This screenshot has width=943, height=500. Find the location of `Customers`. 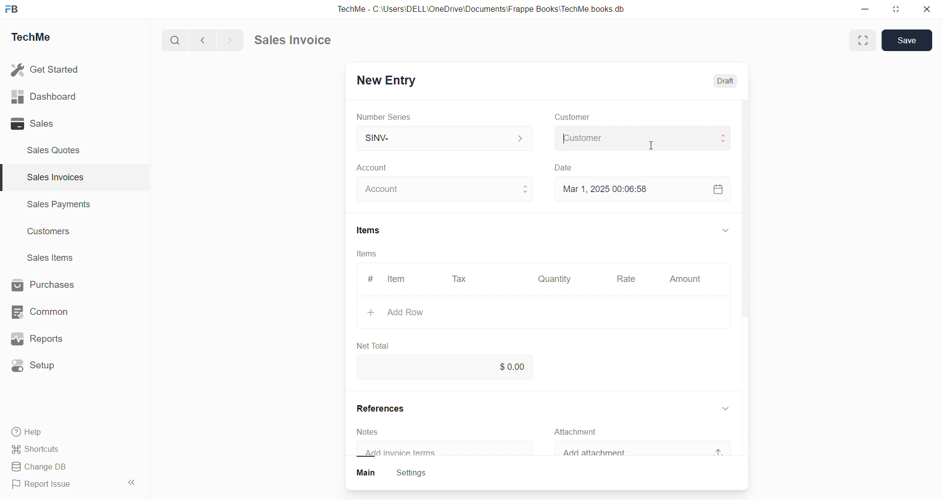

Customers is located at coordinates (54, 234).